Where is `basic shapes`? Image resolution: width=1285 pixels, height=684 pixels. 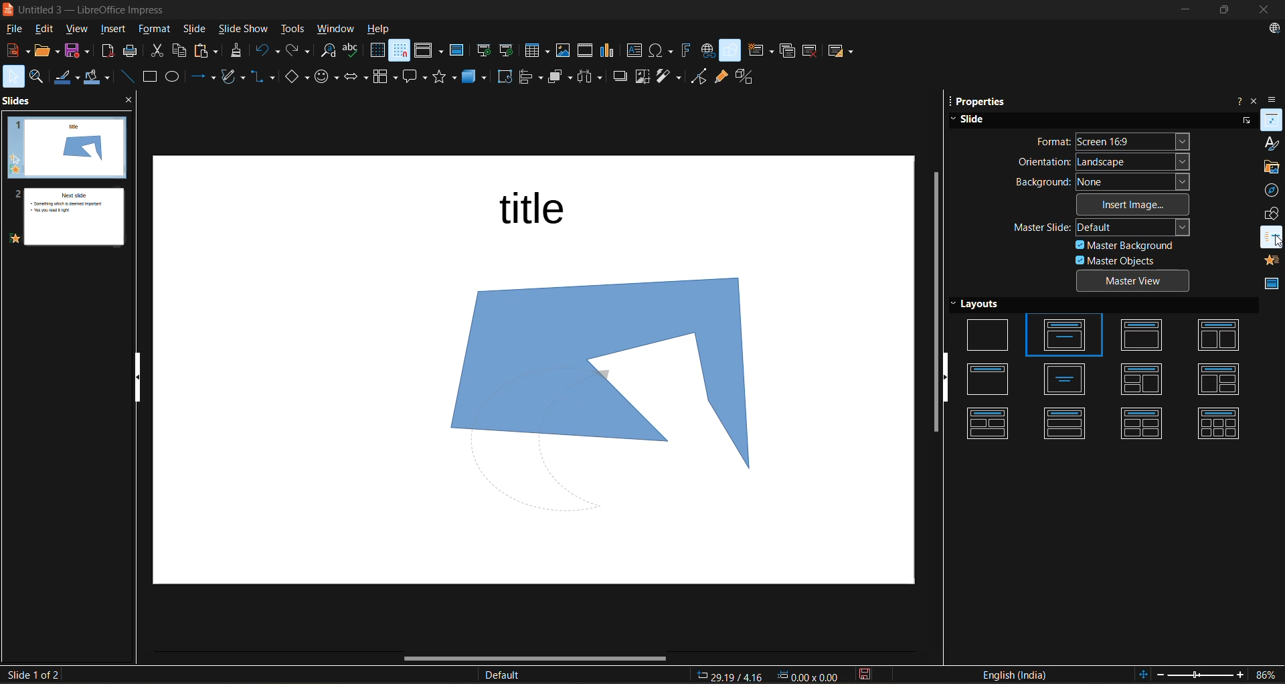
basic shapes is located at coordinates (297, 76).